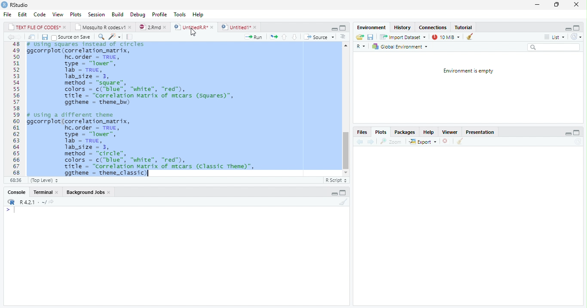 The height and width of the screenshot is (308, 587). What do you see at coordinates (43, 180) in the screenshot?
I see `(Top Level)` at bounding box center [43, 180].